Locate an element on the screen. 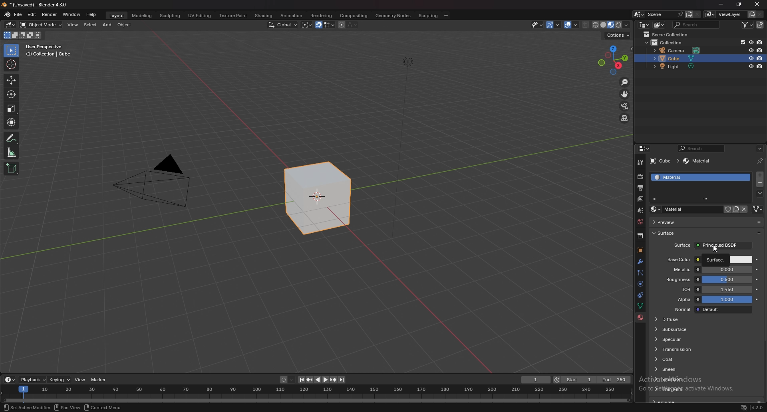  play animation is located at coordinates (321, 380).